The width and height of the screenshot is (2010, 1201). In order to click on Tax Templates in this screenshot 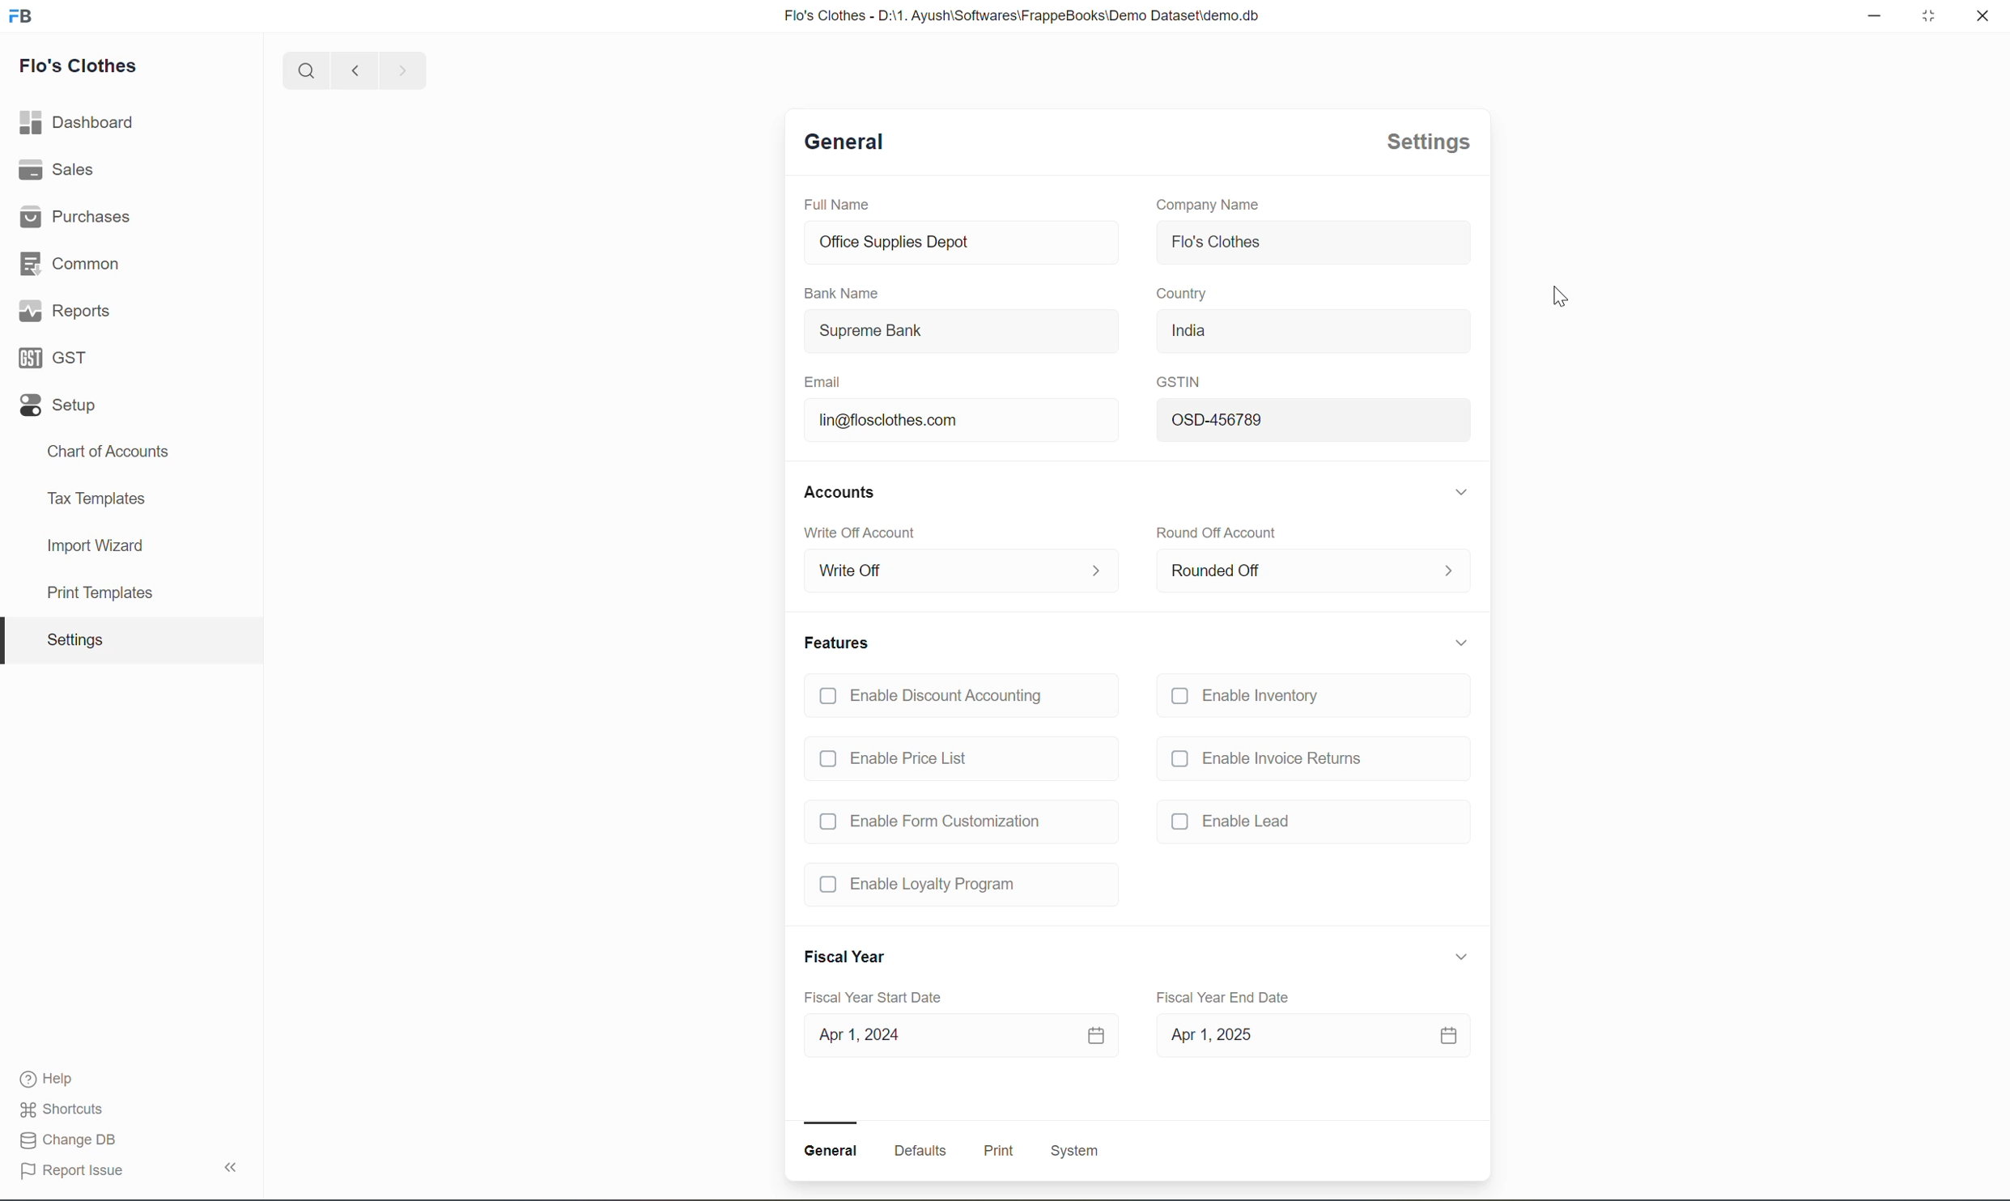, I will do `click(96, 500)`.